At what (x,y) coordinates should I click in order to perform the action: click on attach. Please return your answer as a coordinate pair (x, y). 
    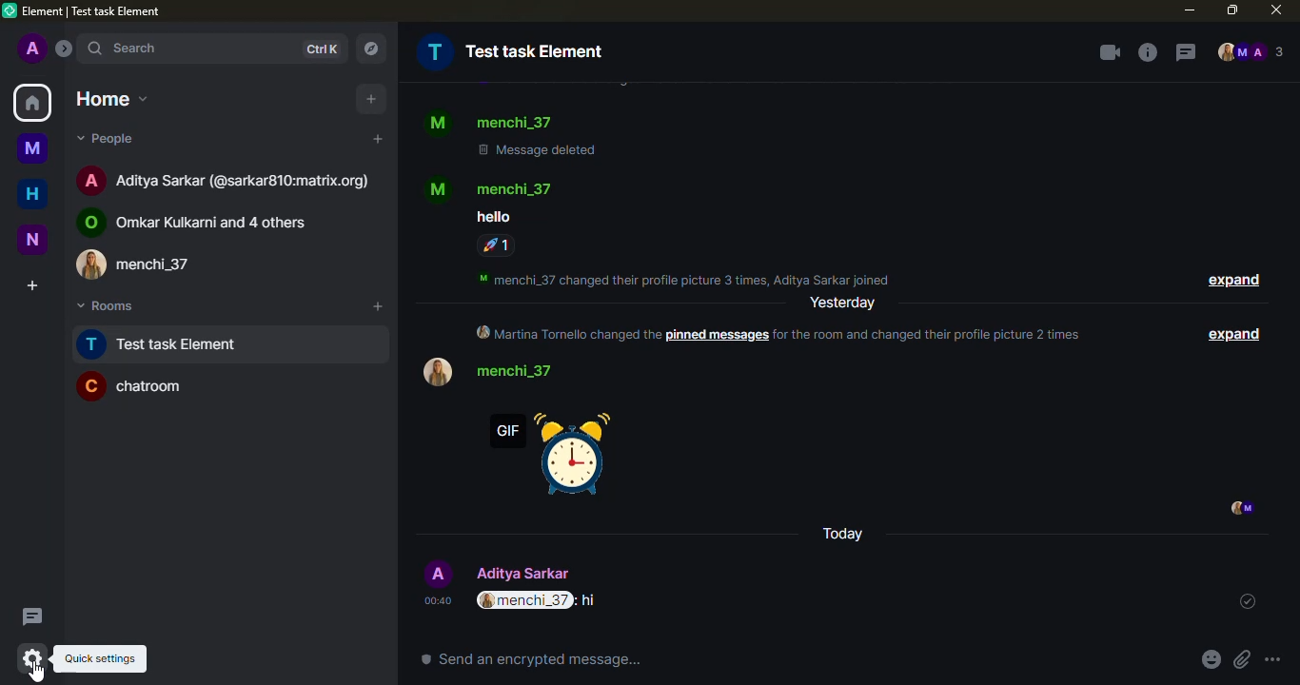
    Looking at the image, I should click on (1241, 660).